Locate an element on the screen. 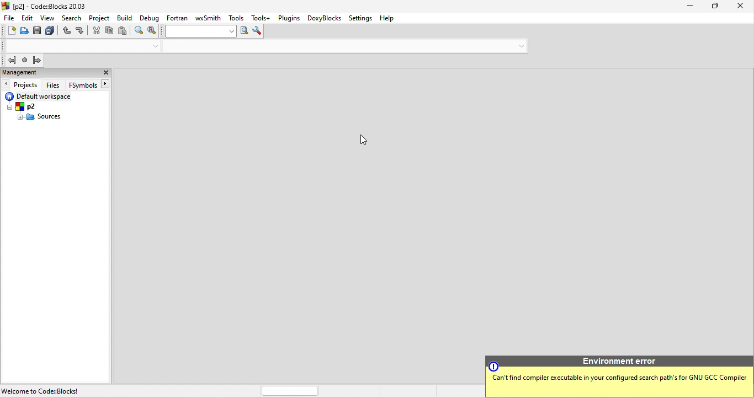 The height and width of the screenshot is (398, 754). title is located at coordinates (54, 6).